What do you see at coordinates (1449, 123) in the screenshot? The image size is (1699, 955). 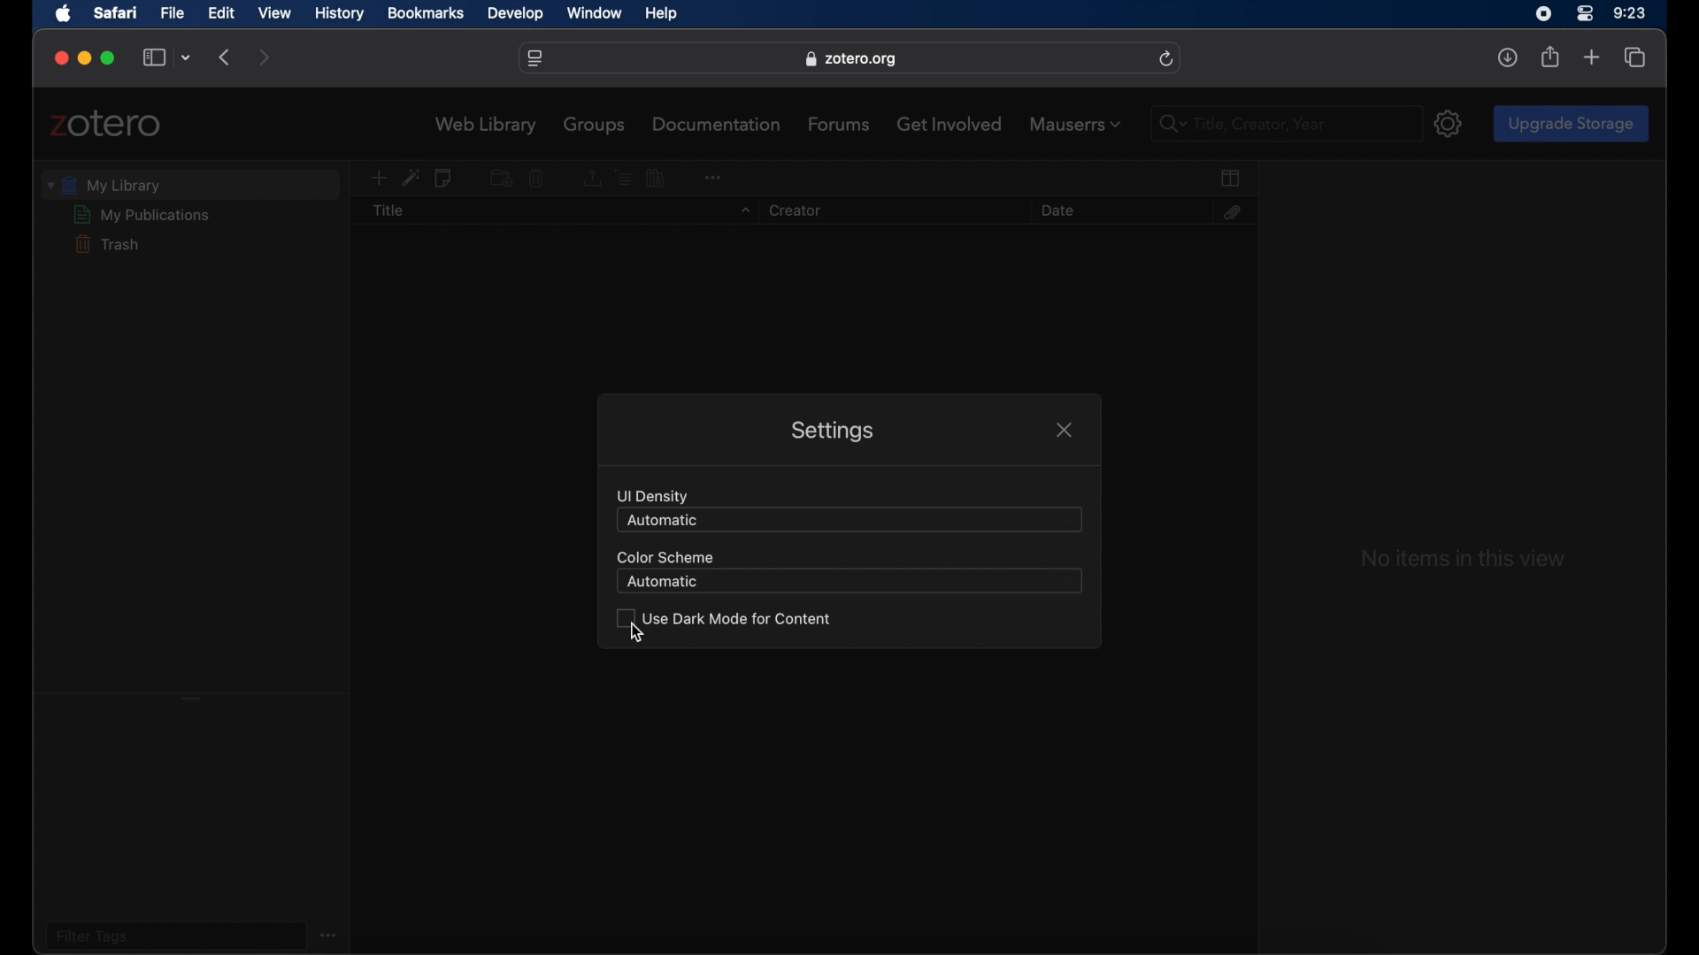 I see `settings` at bounding box center [1449, 123].